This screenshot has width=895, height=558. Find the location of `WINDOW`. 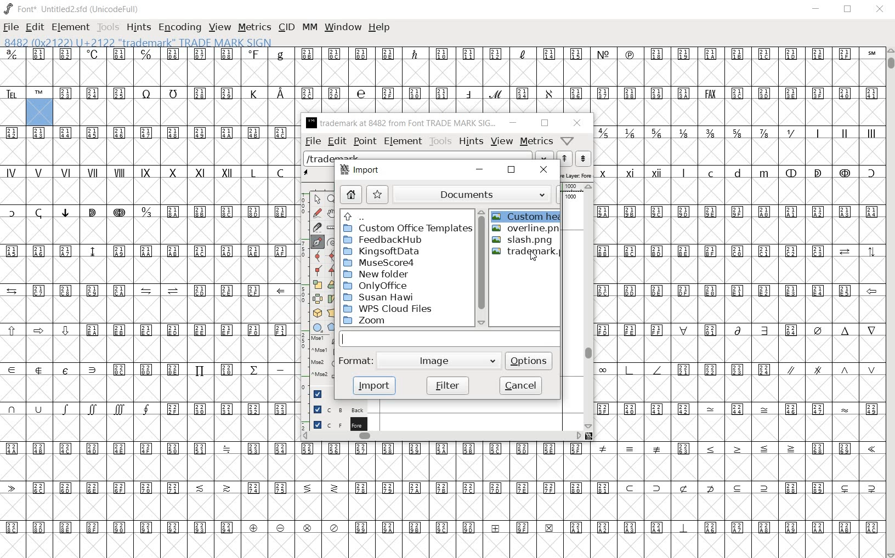

WINDOW is located at coordinates (342, 27).